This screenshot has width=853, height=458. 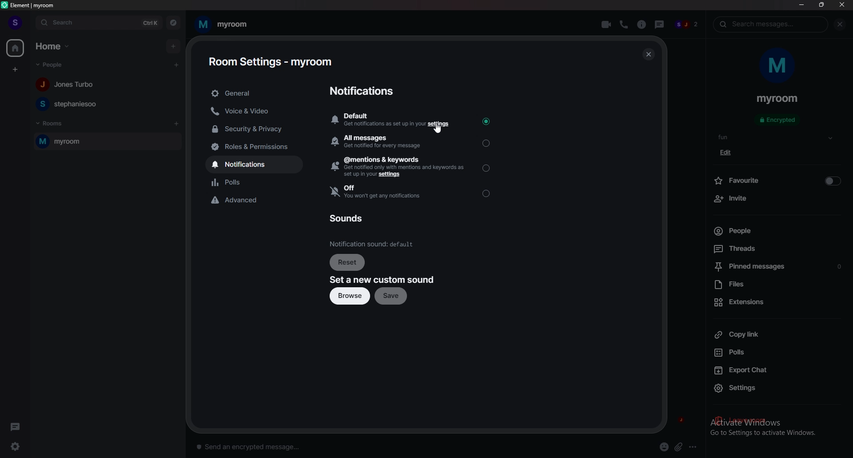 I want to click on notifications, so click(x=365, y=92).